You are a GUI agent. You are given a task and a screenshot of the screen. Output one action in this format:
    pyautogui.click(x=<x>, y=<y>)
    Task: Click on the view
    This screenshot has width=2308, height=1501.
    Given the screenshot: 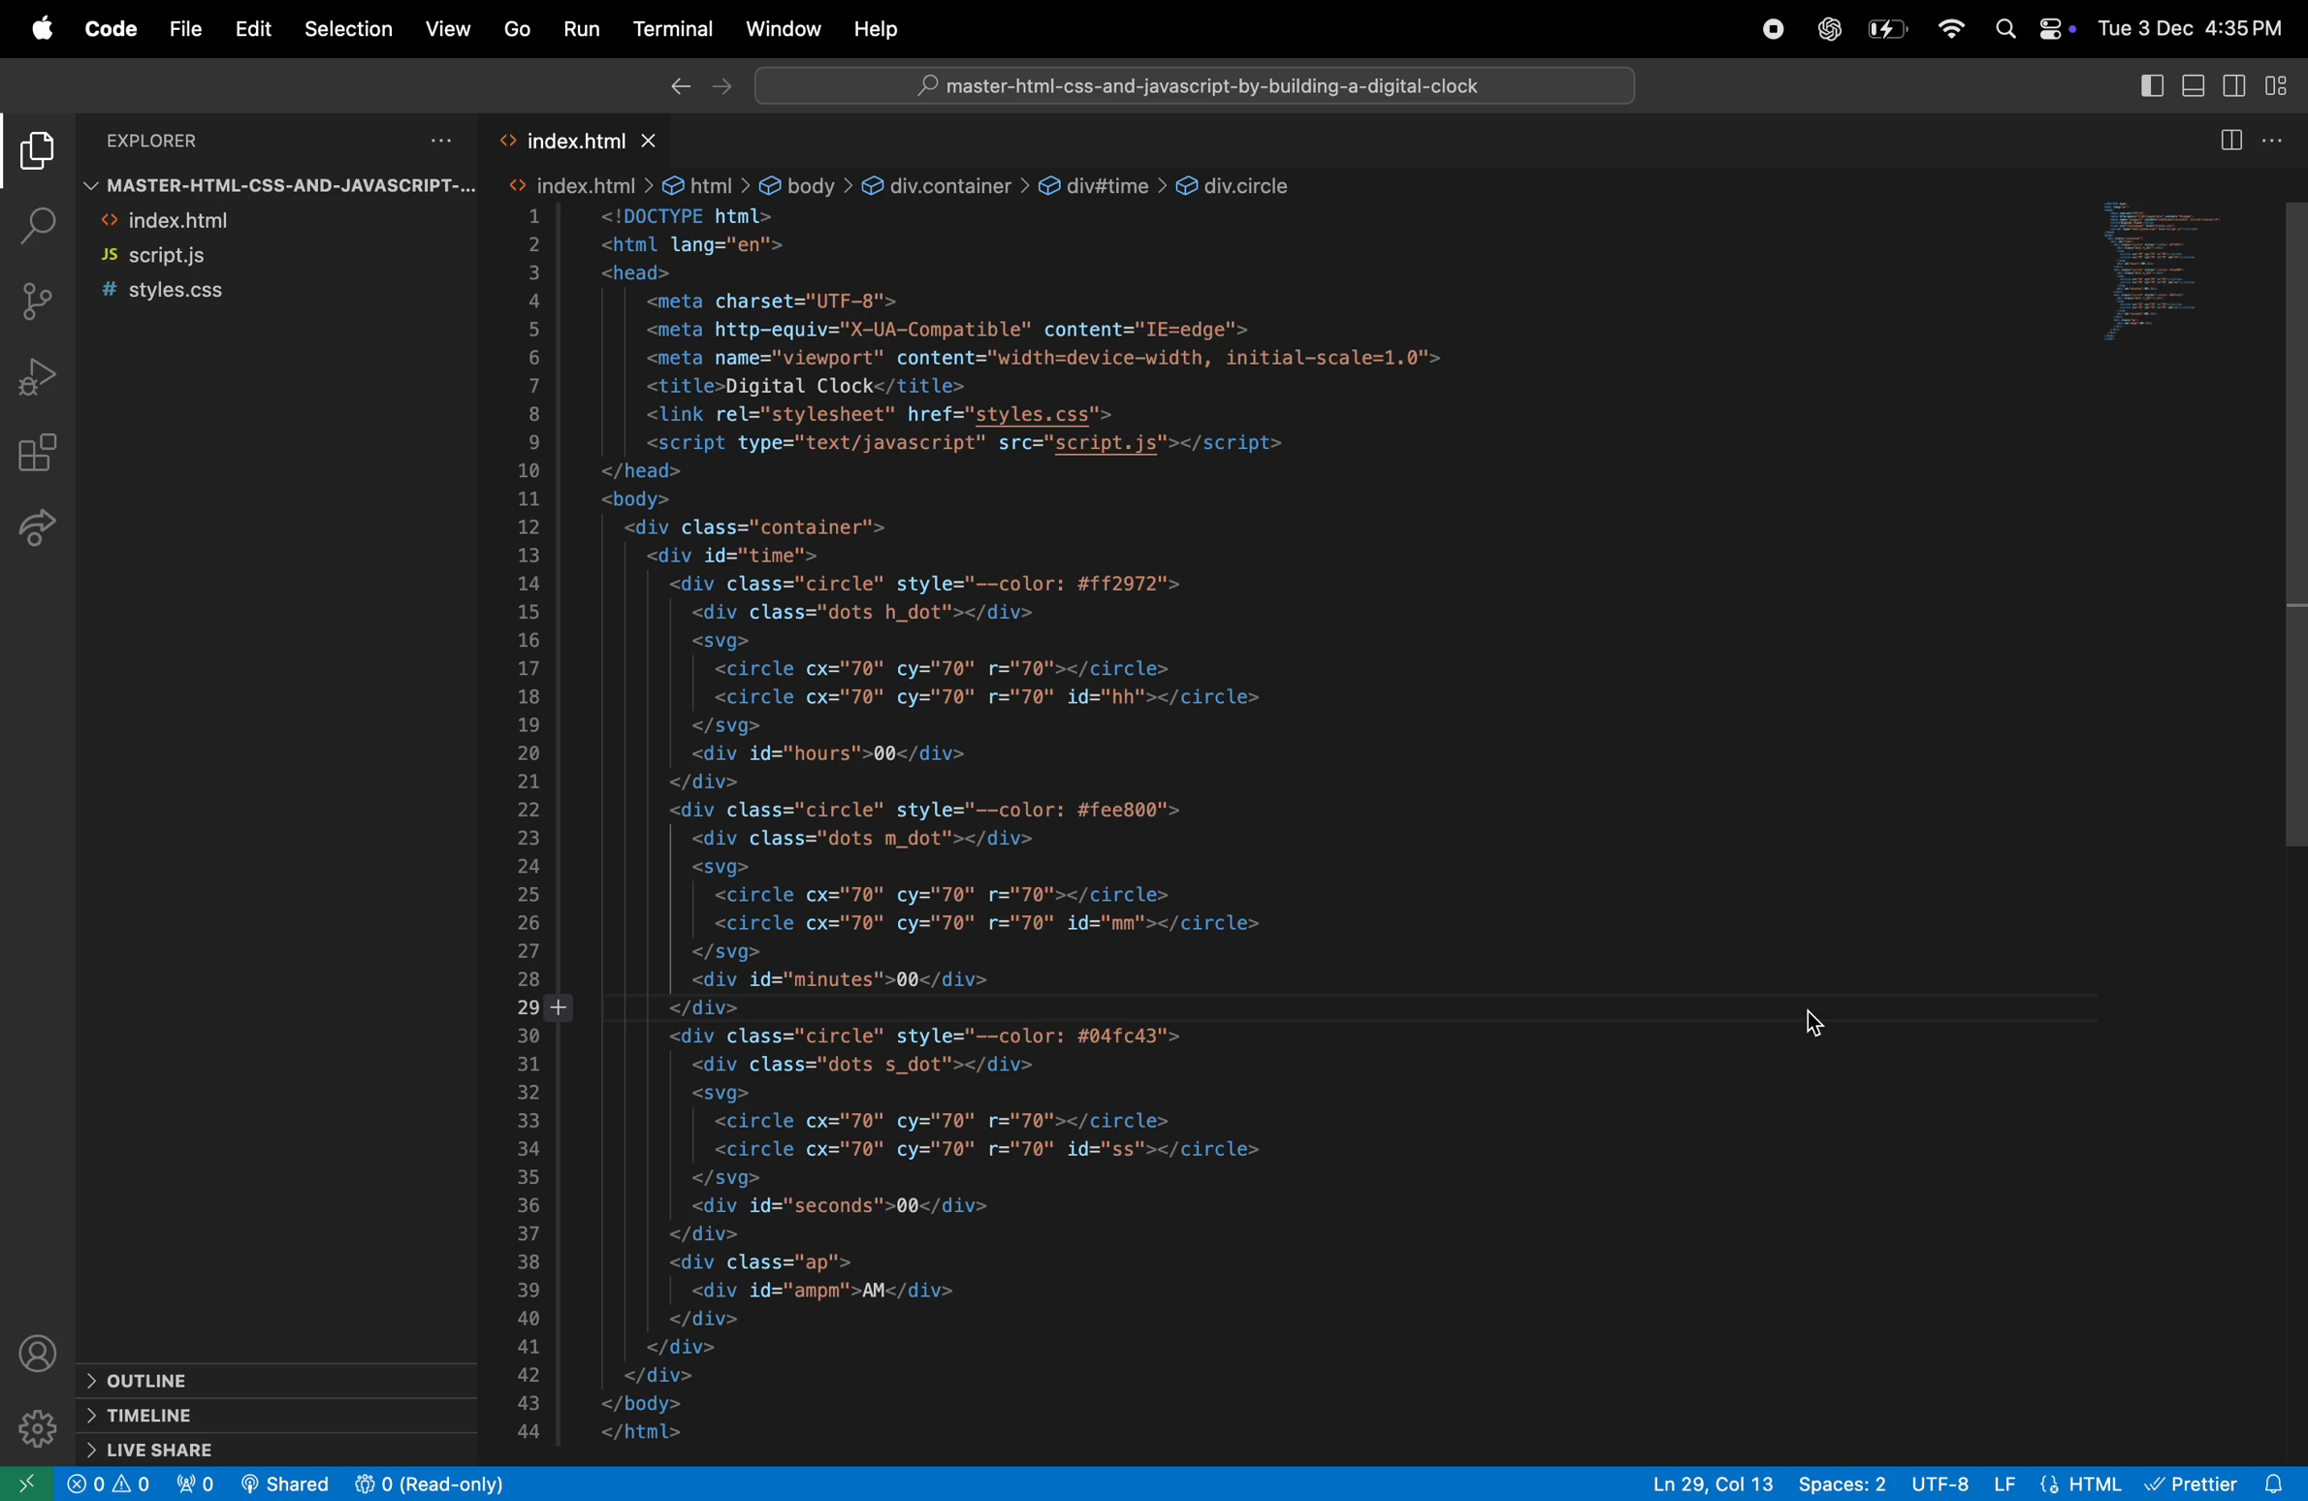 What is the action you would take?
    pyautogui.click(x=449, y=31)
    